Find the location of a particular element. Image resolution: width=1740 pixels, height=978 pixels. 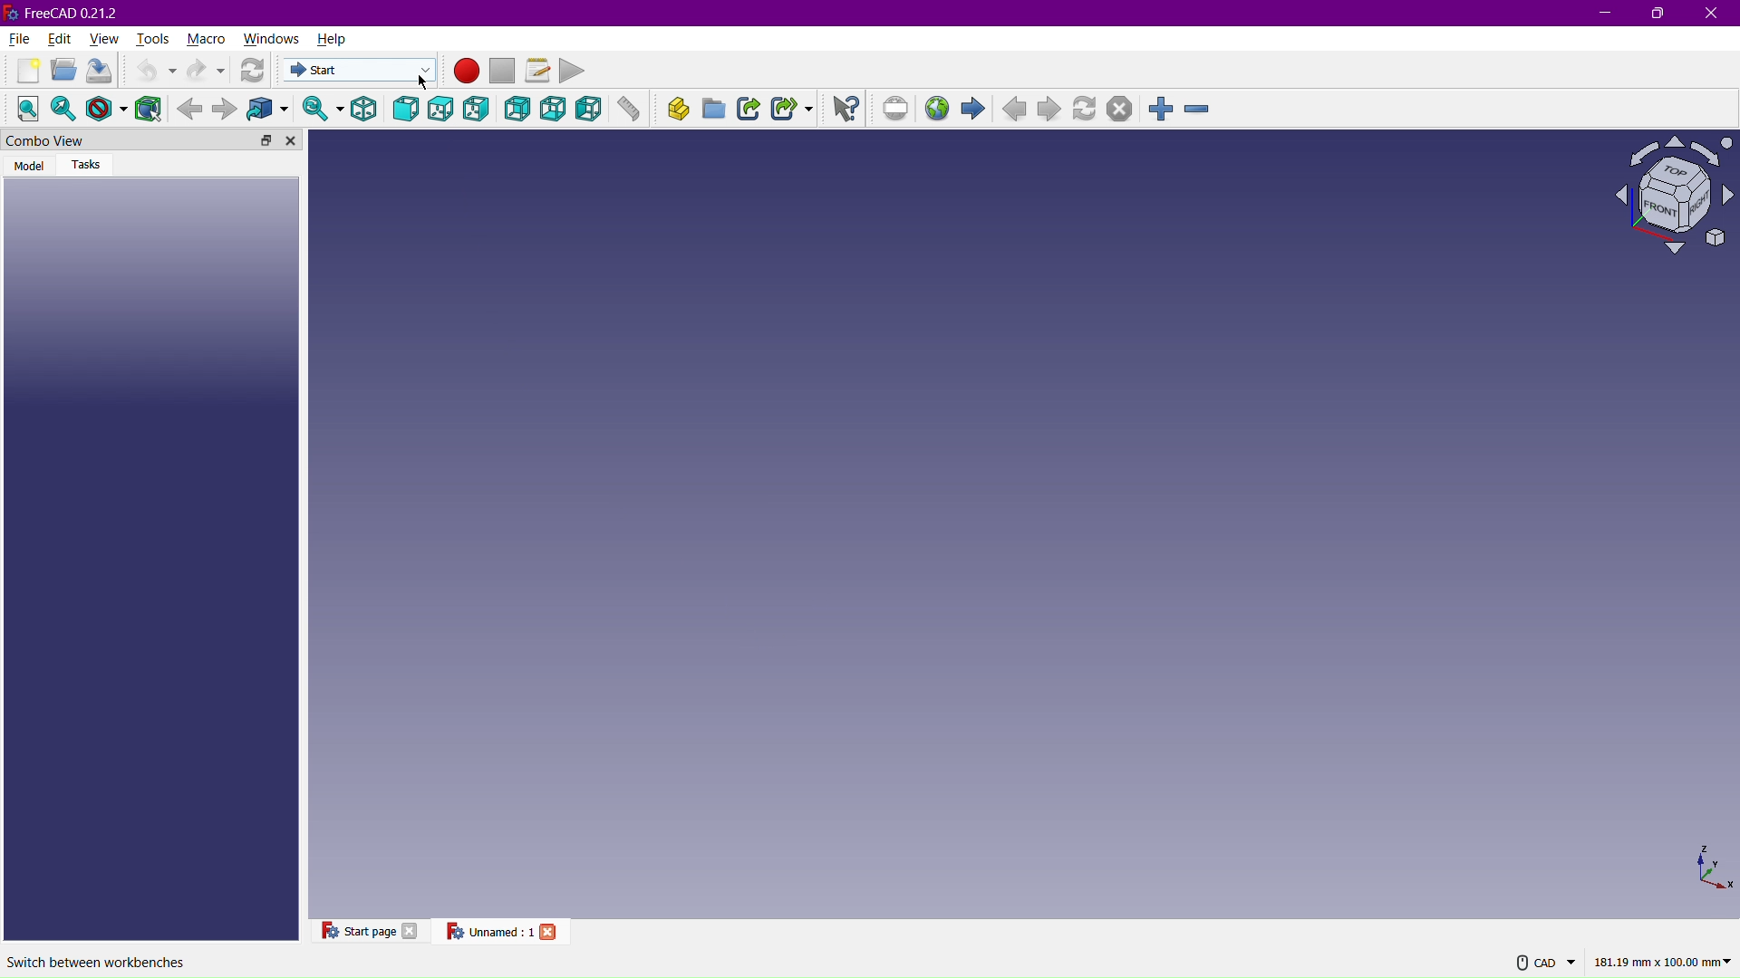

Play macro is located at coordinates (575, 71).